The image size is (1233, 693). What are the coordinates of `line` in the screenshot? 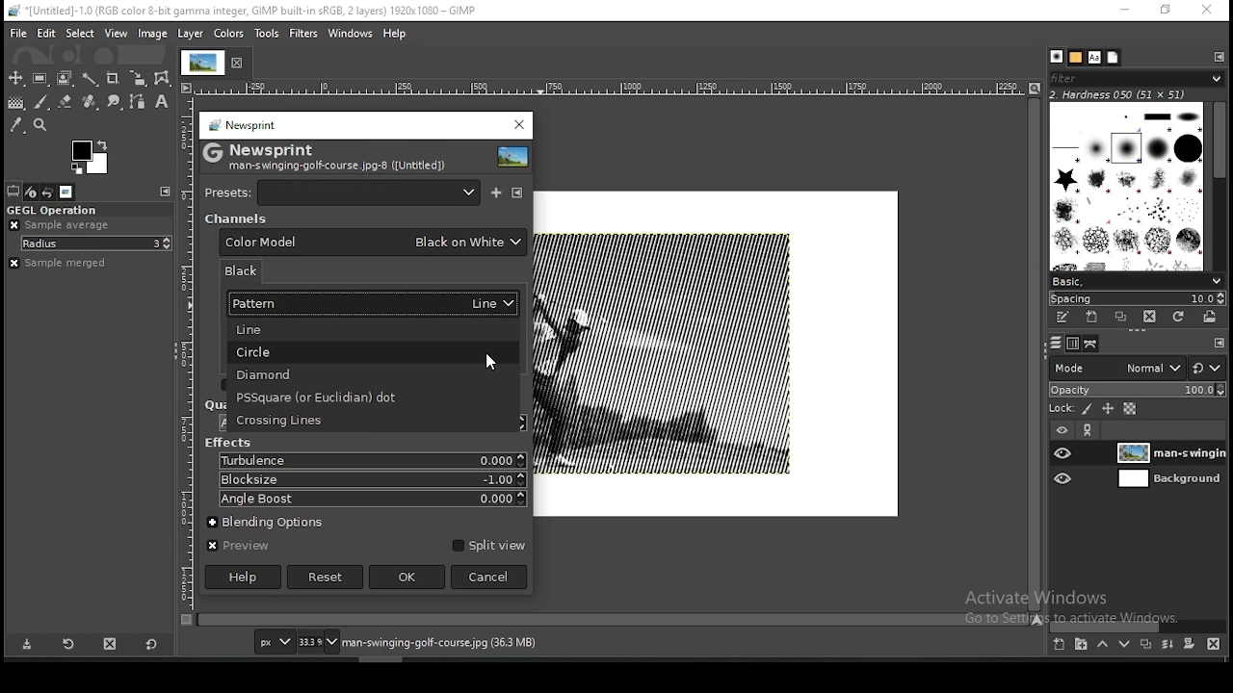 It's located at (374, 328).